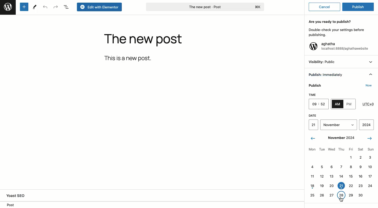  What do you see at coordinates (24, 7) in the screenshot?
I see `Add new block` at bounding box center [24, 7].